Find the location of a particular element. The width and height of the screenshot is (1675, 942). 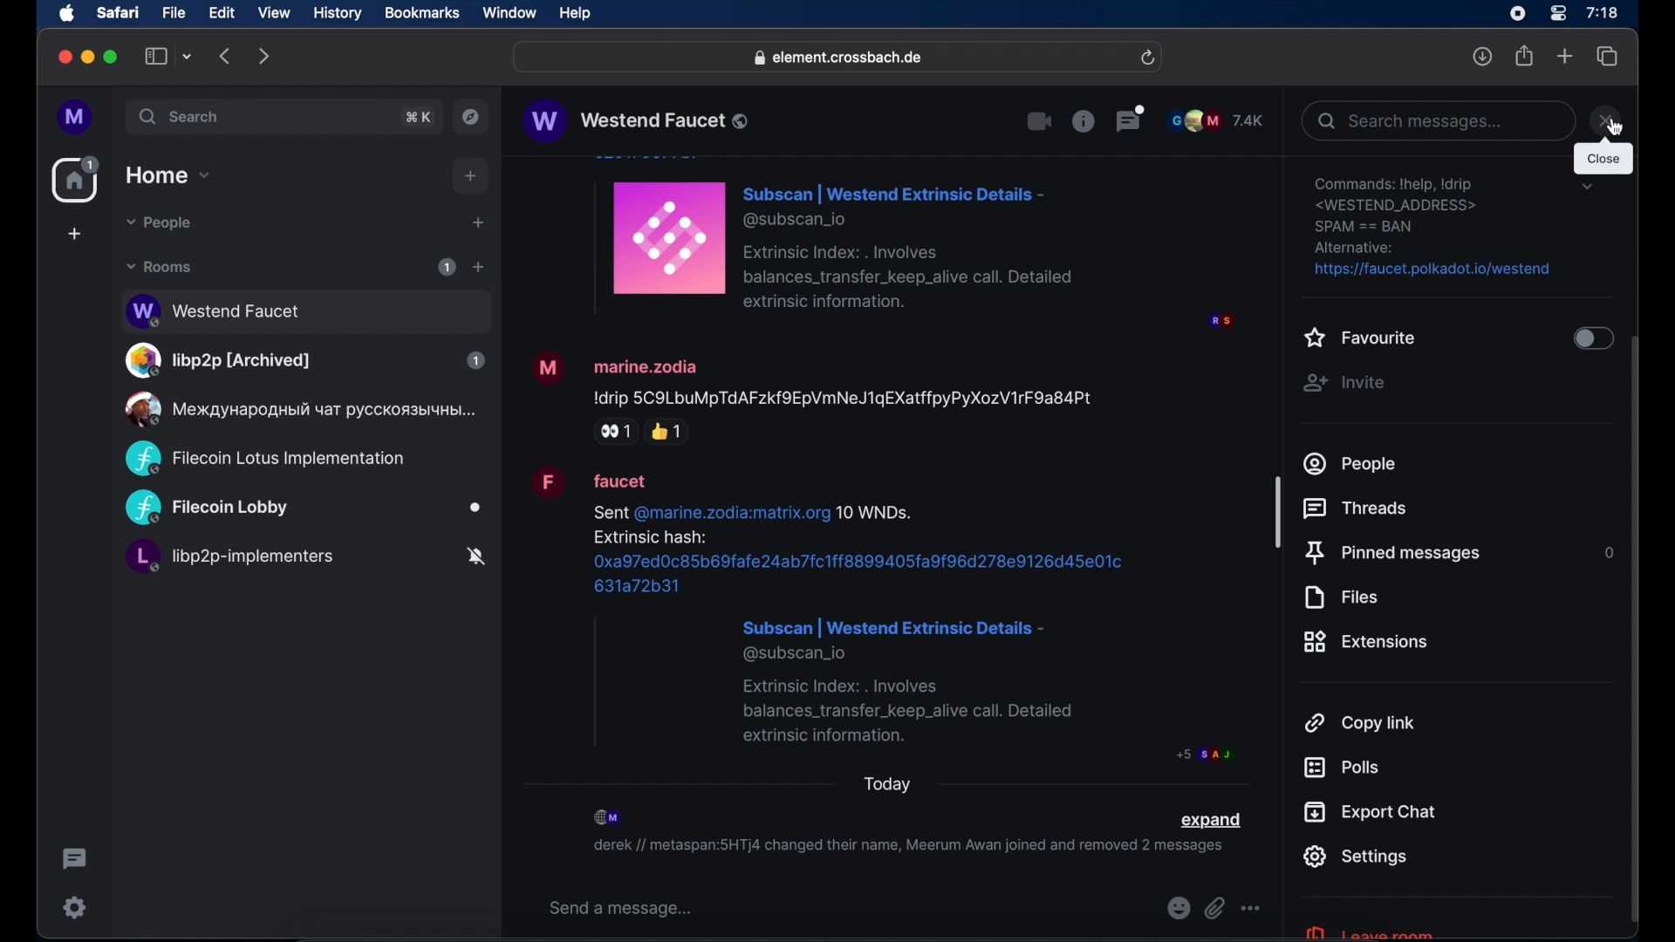

expand is located at coordinates (1210, 821).